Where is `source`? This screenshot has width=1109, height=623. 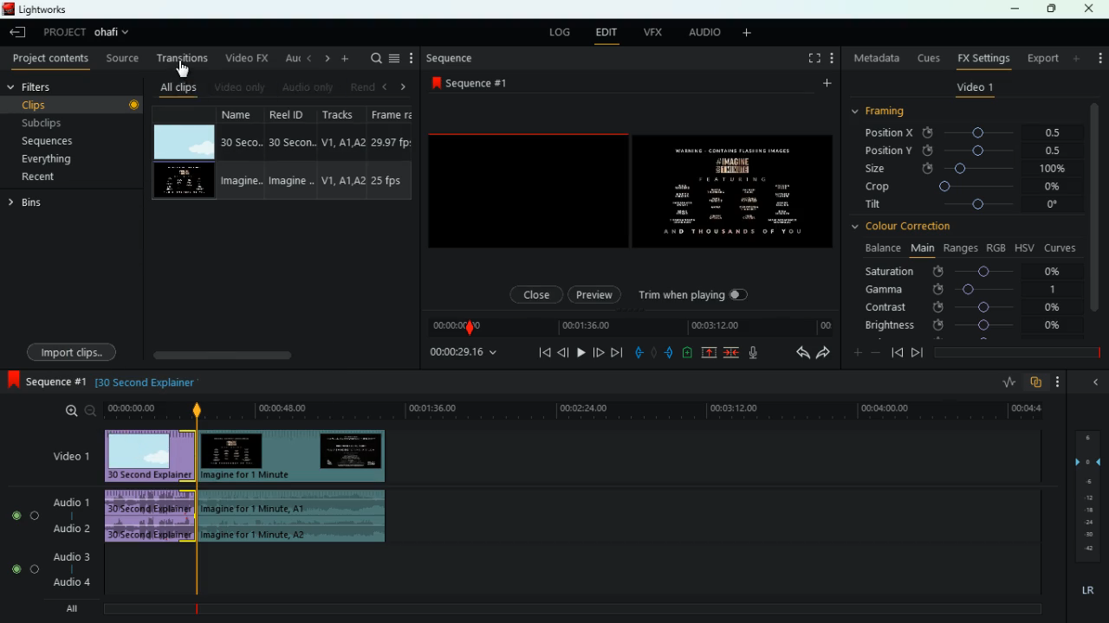 source is located at coordinates (124, 60).